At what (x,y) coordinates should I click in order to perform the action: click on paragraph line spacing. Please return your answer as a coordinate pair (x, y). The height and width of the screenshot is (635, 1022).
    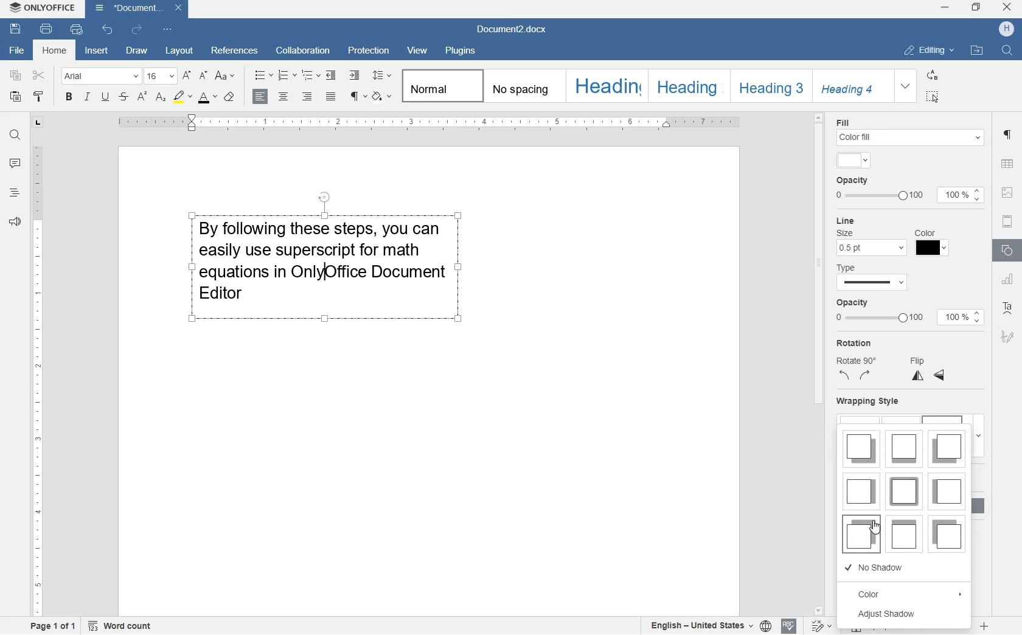
    Looking at the image, I should click on (383, 74).